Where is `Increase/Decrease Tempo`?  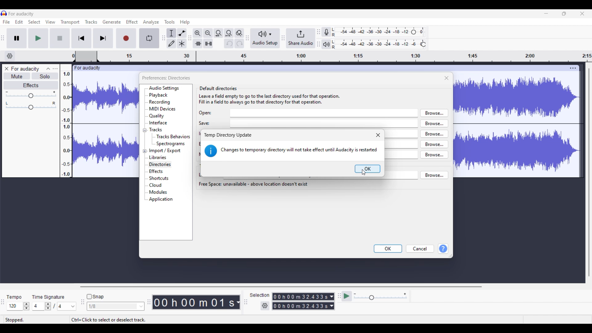 Increase/Decrease Tempo is located at coordinates (27, 306).